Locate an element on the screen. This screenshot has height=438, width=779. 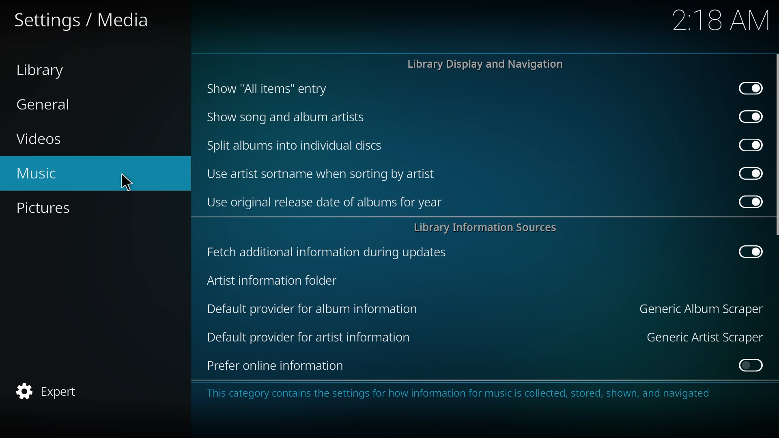
enabled is located at coordinates (748, 116).